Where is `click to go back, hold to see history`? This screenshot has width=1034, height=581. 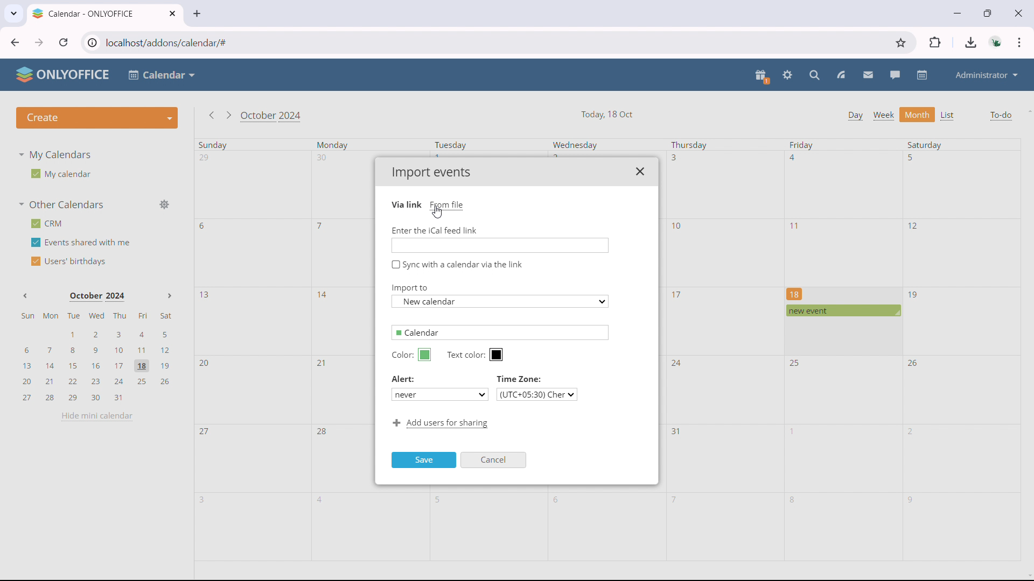 click to go back, hold to see history is located at coordinates (15, 42).